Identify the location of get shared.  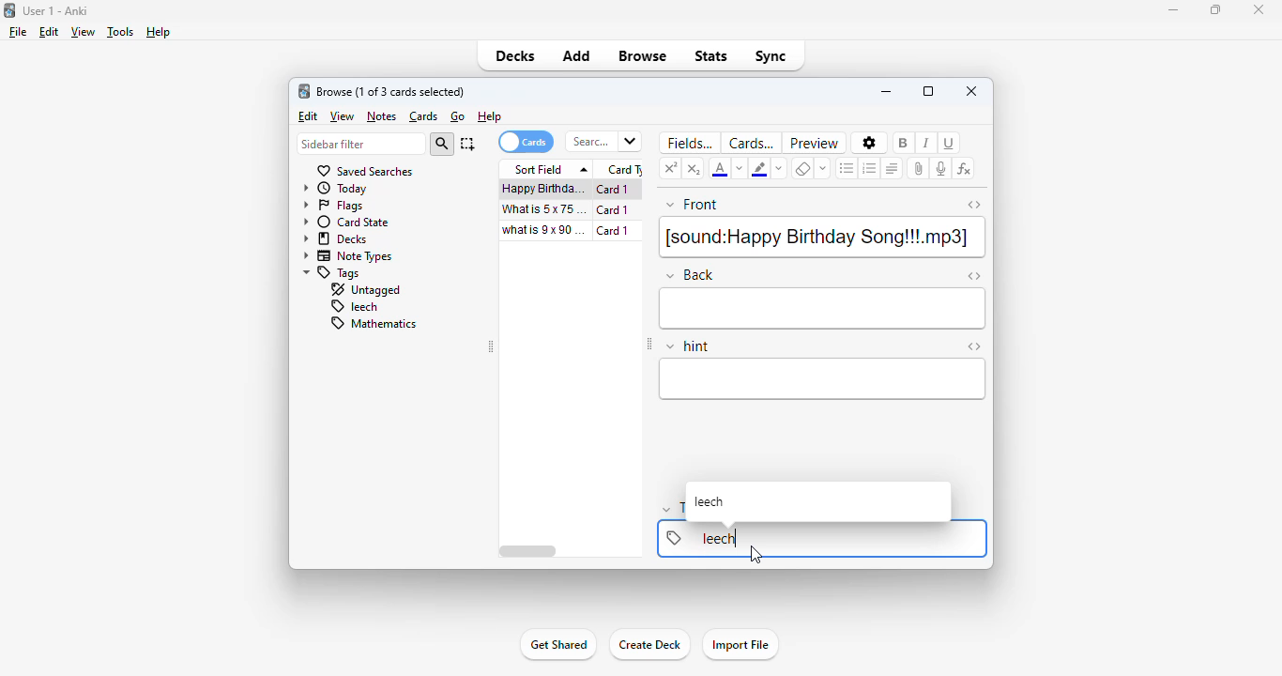
(557, 645).